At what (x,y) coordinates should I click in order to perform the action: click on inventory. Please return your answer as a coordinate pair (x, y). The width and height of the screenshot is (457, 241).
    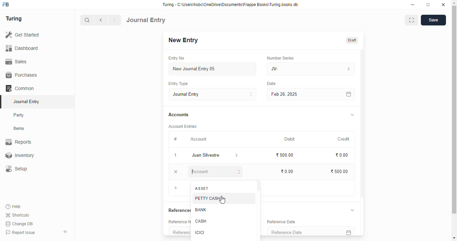
    Looking at the image, I should click on (19, 155).